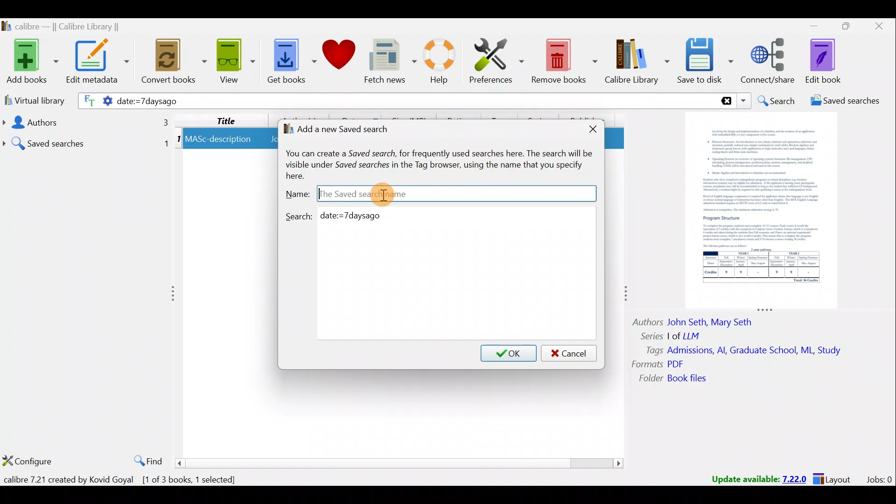 The height and width of the screenshot is (504, 896). Describe the element at coordinates (448, 193) in the screenshot. I see `The Saved search name` at that location.